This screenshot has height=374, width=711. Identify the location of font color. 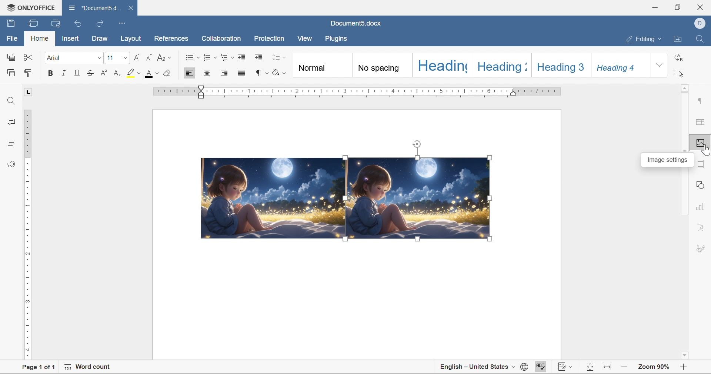
(153, 73).